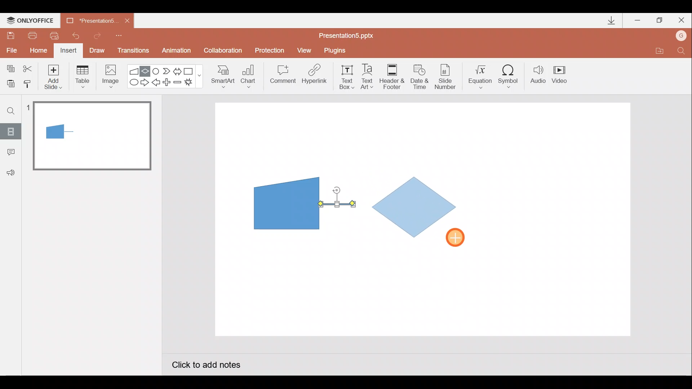 This screenshot has width=692, height=389. What do you see at coordinates (193, 83) in the screenshot?
I see `Explosion 1` at bounding box center [193, 83].